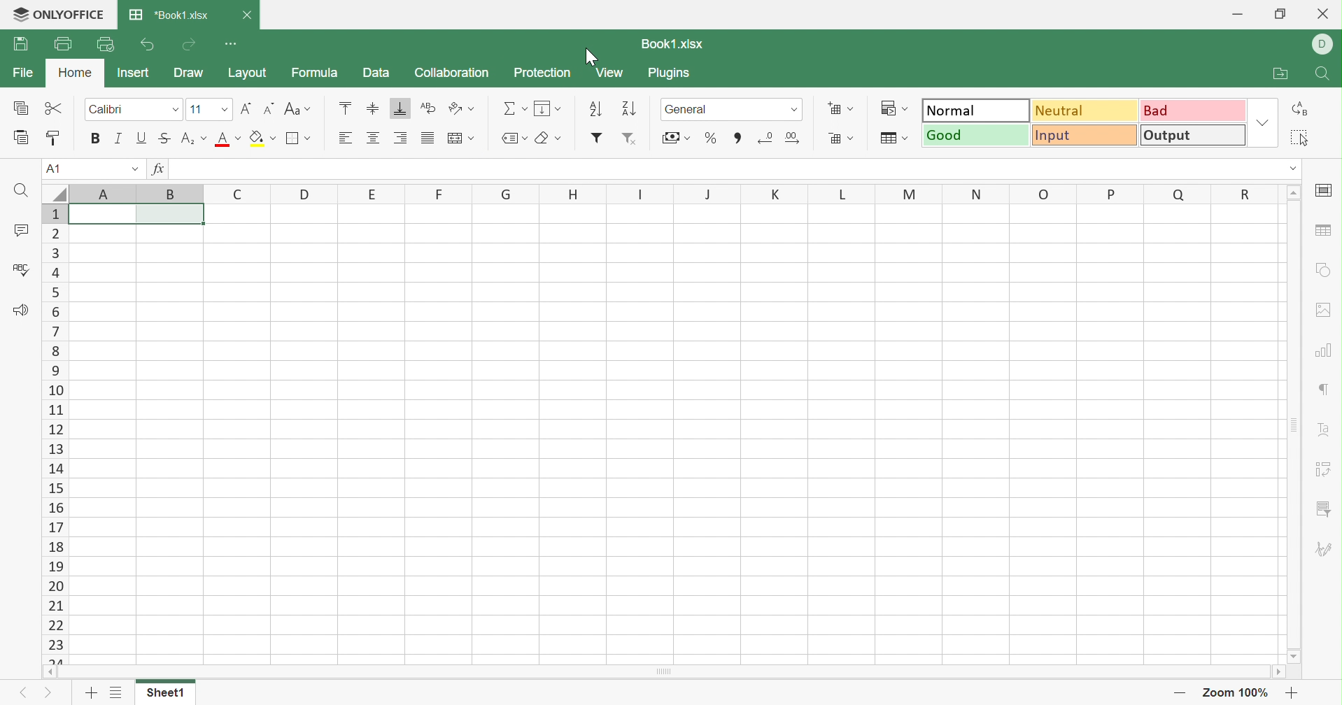  Describe the element at coordinates (318, 74) in the screenshot. I see `Formula` at that location.